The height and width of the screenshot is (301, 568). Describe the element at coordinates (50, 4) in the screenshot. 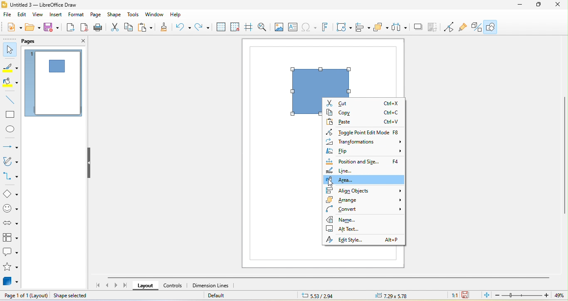

I see `title` at that location.